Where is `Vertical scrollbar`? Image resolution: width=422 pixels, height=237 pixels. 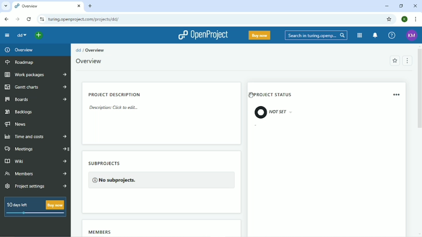 Vertical scrollbar is located at coordinates (419, 90).